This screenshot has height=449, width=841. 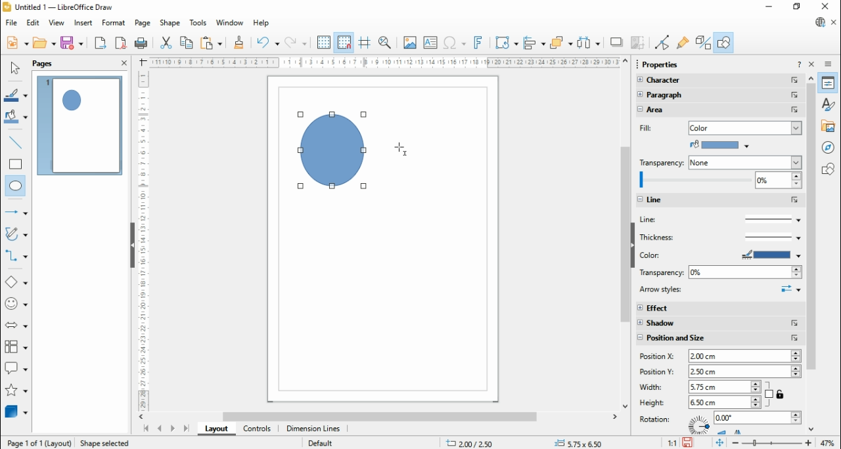 What do you see at coordinates (677, 255) in the screenshot?
I see `color` at bounding box center [677, 255].